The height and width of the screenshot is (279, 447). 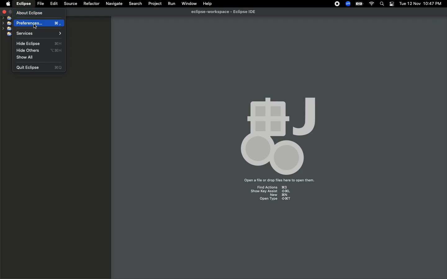 What do you see at coordinates (155, 3) in the screenshot?
I see `Project` at bounding box center [155, 3].